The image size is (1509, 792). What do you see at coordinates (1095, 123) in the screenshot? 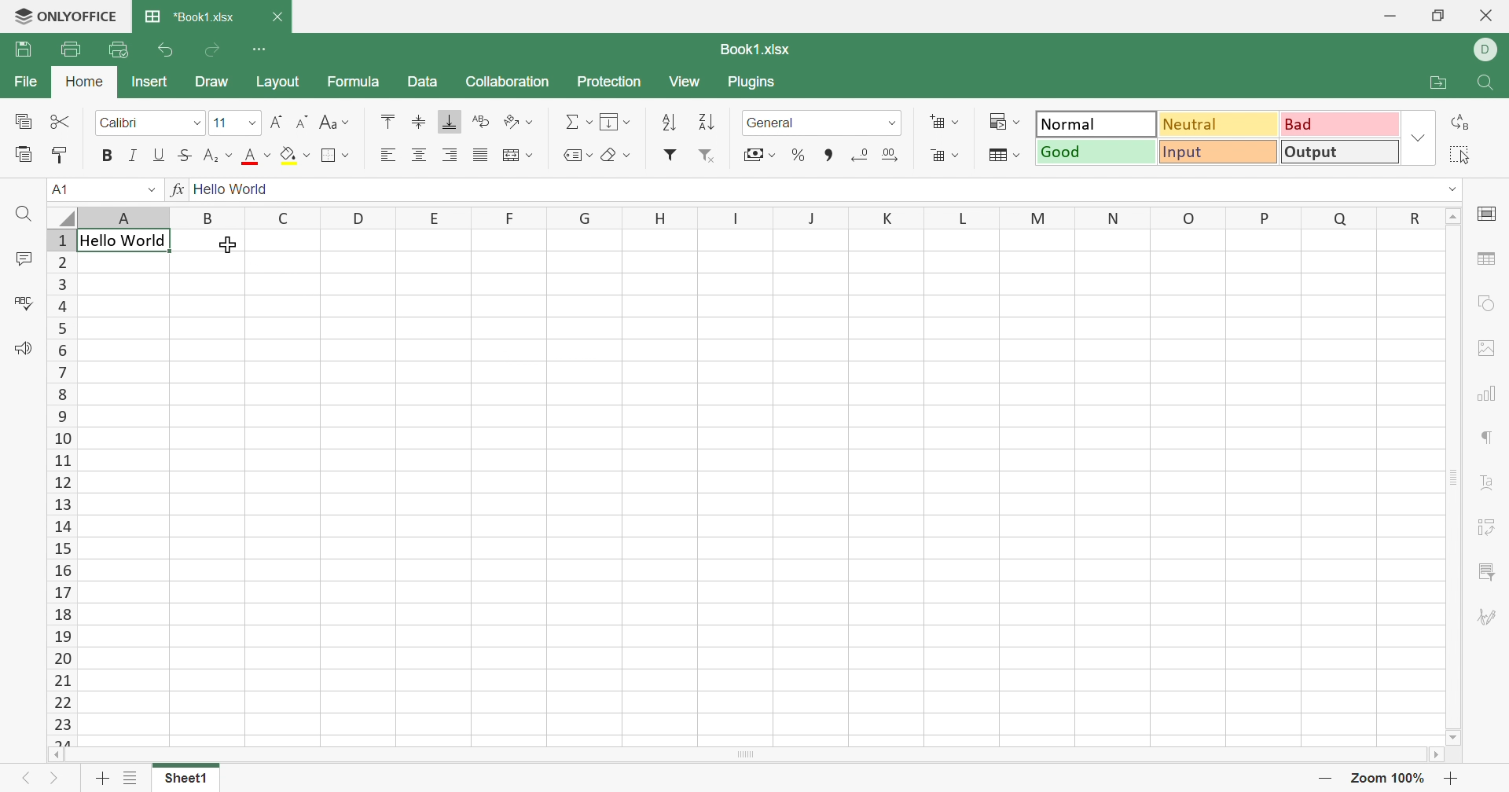
I see `Normal` at bounding box center [1095, 123].